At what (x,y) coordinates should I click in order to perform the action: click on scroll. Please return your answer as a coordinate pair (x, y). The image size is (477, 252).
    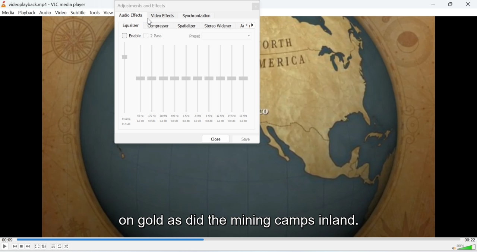
    Looking at the image, I should click on (249, 25).